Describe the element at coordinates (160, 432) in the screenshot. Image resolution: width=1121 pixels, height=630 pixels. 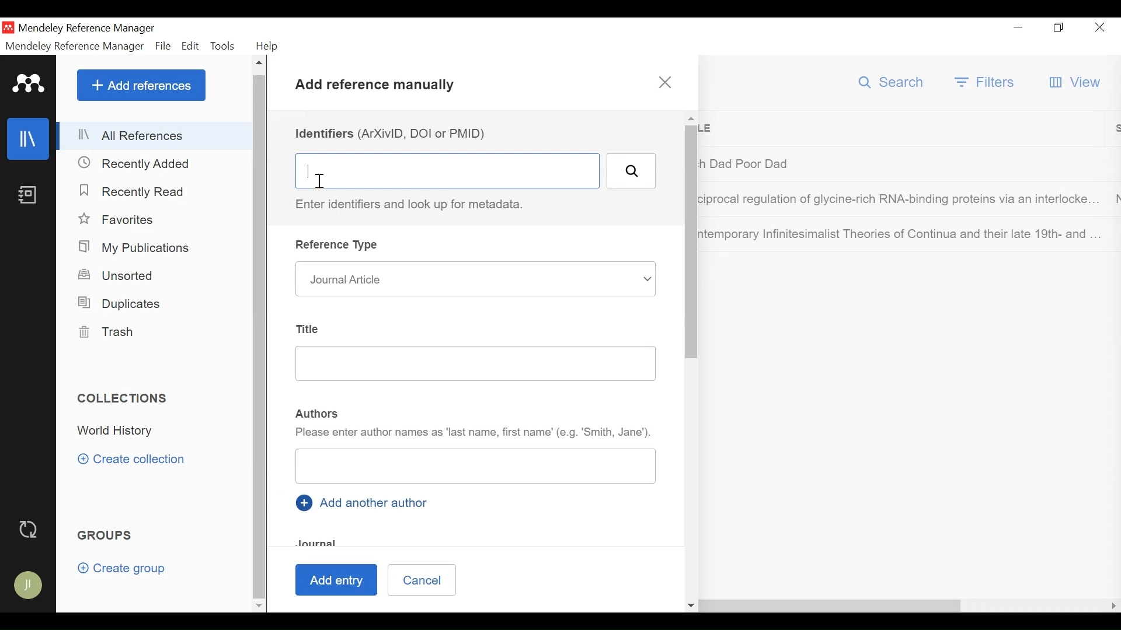
I see `Collection` at that location.